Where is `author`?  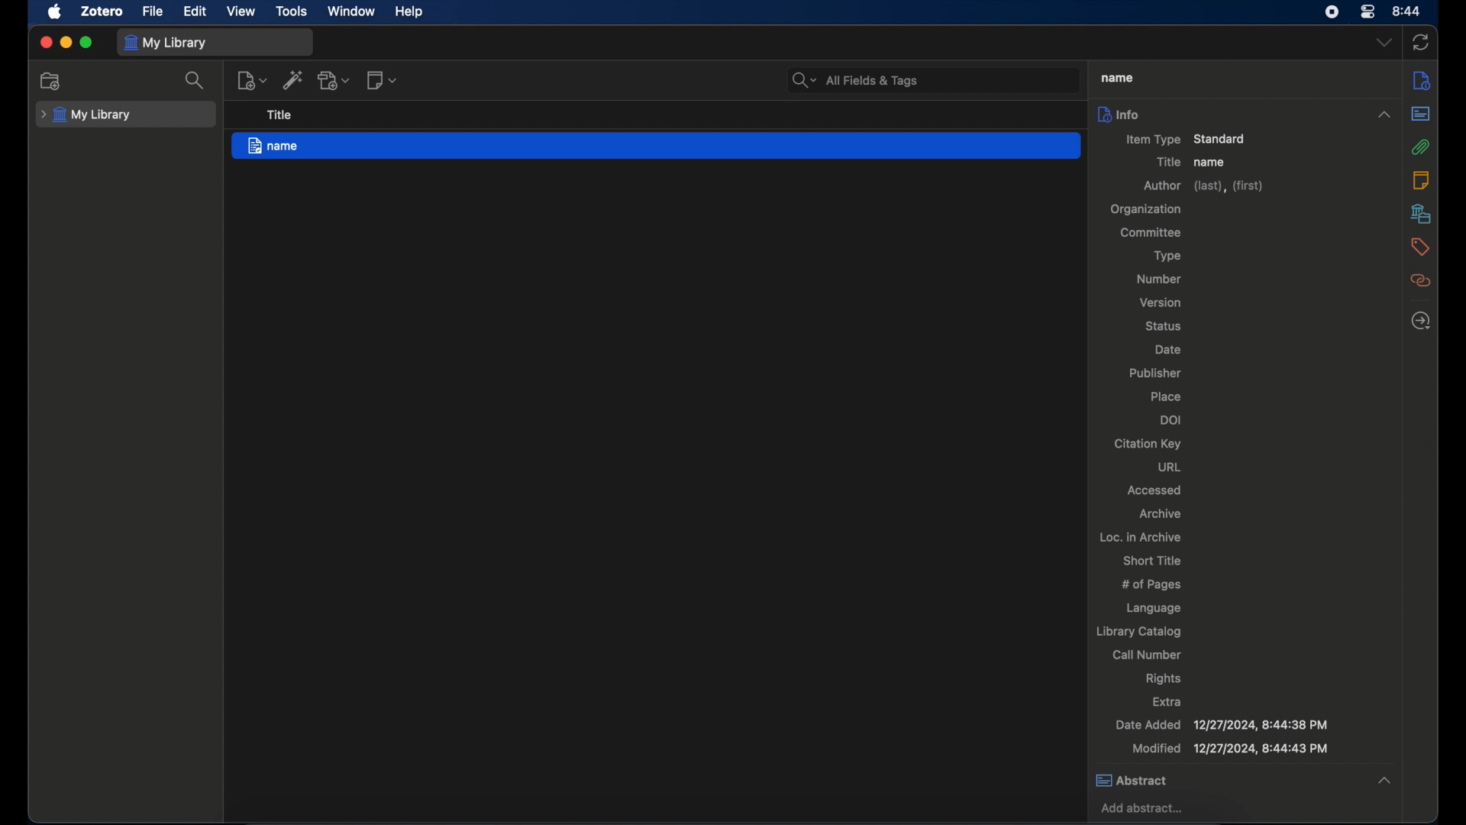 author is located at coordinates (1201, 186).